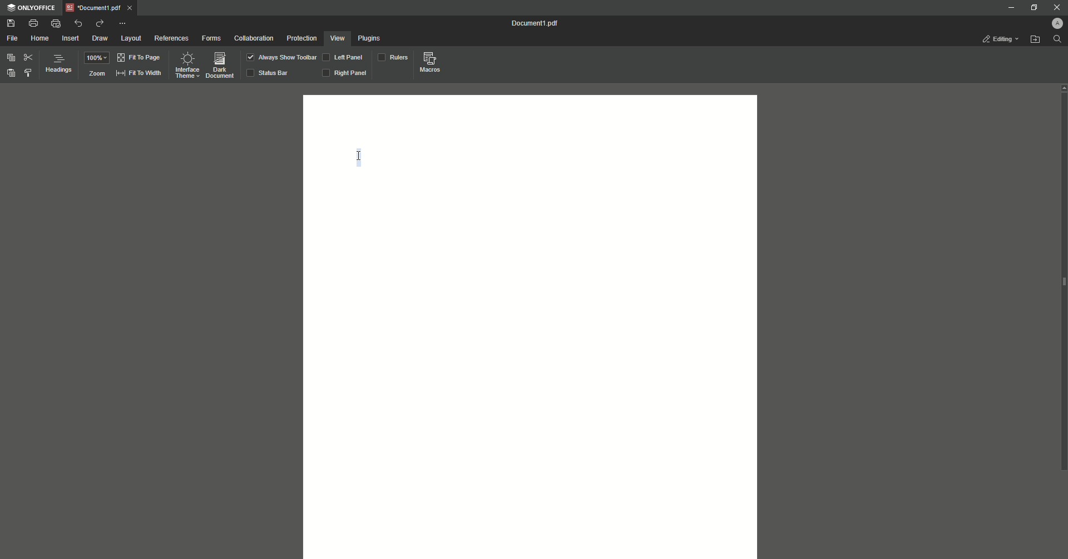 Image resolution: width=1068 pixels, height=559 pixels. I want to click on Rulers, so click(392, 57).